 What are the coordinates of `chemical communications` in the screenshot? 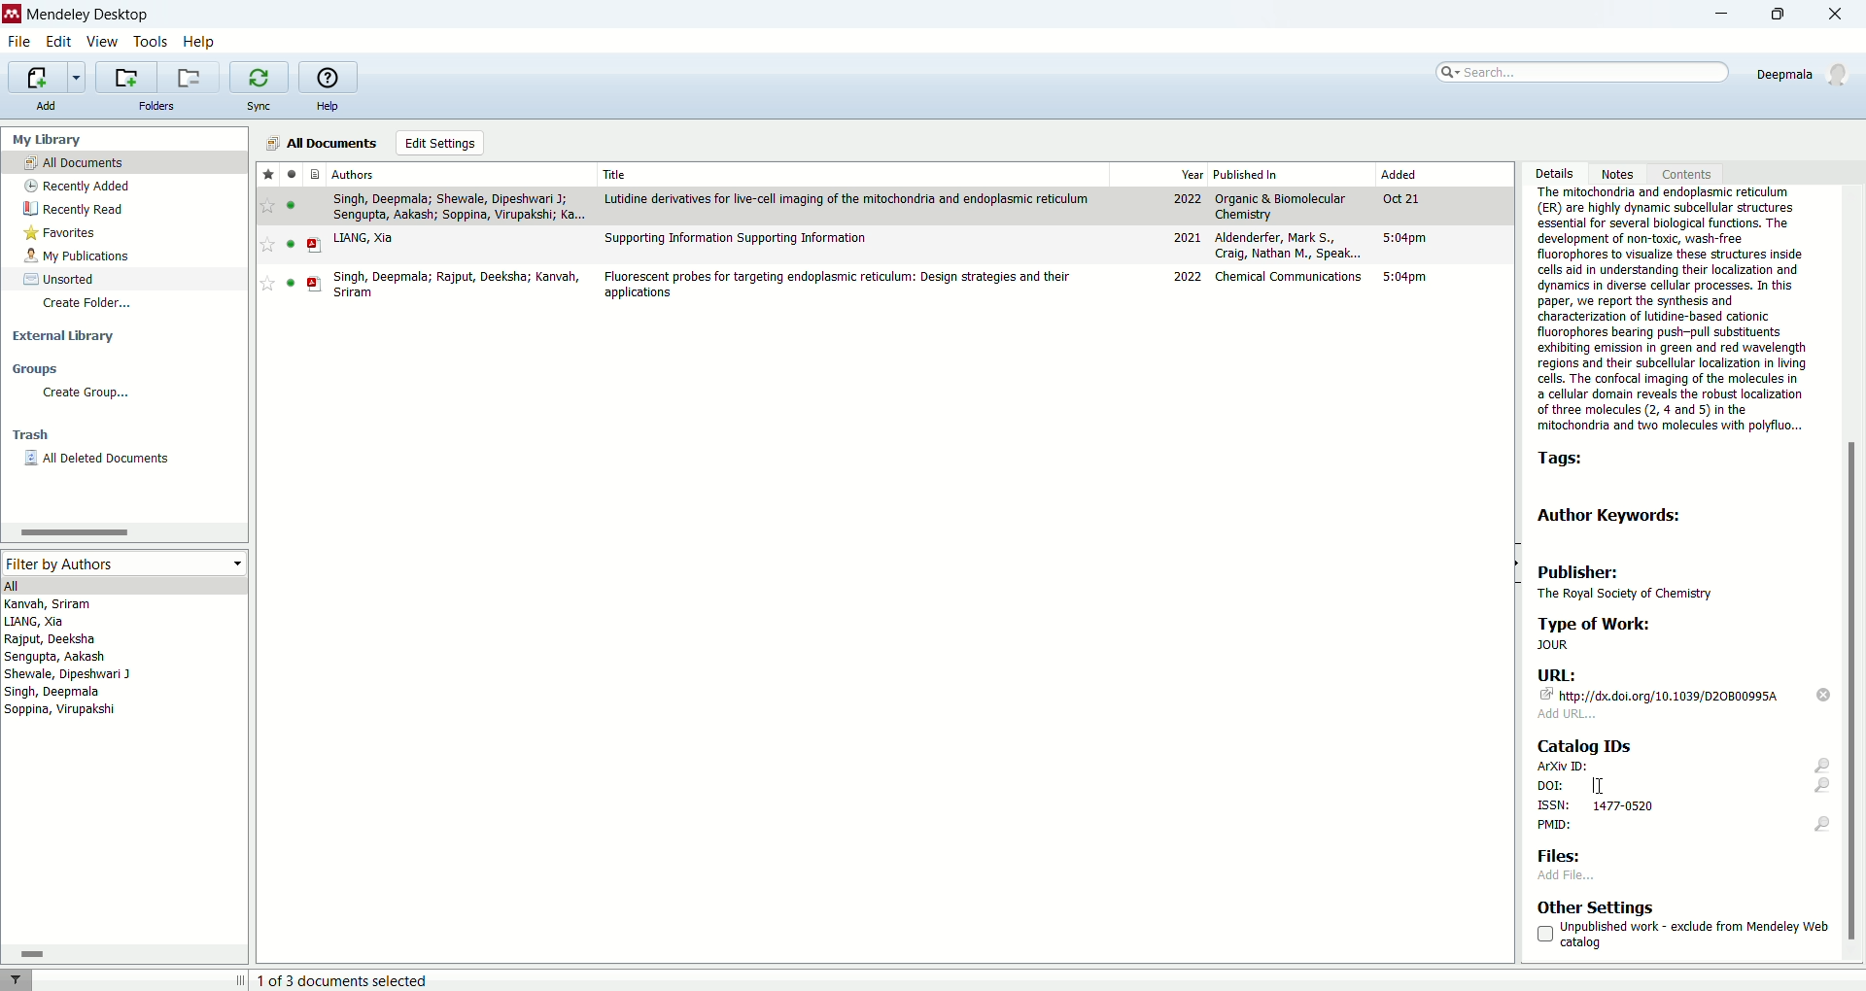 It's located at (1291, 276).